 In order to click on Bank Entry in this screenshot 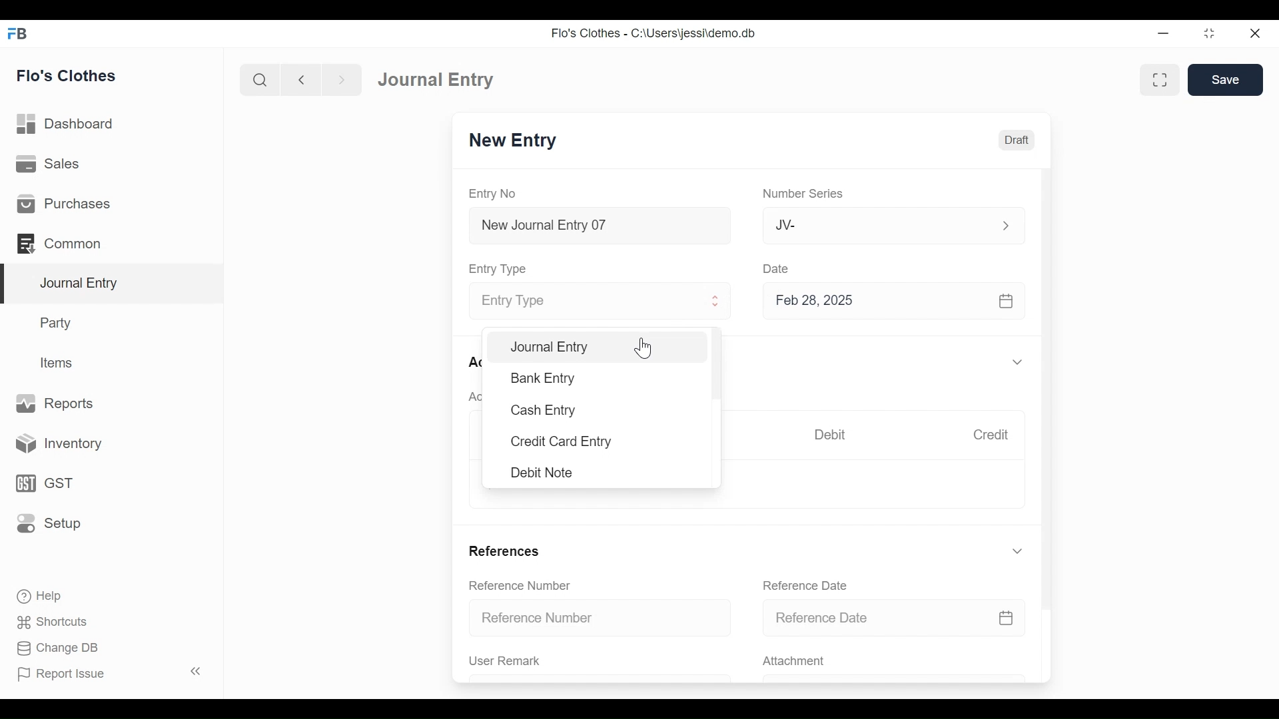, I will do `click(545, 379)`.